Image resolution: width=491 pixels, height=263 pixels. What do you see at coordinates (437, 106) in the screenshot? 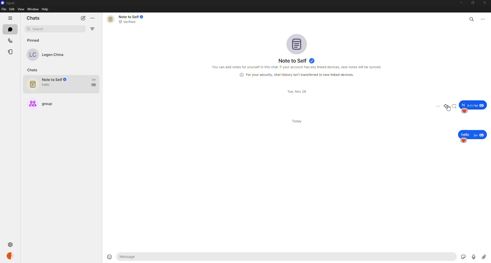
I see `more` at bounding box center [437, 106].